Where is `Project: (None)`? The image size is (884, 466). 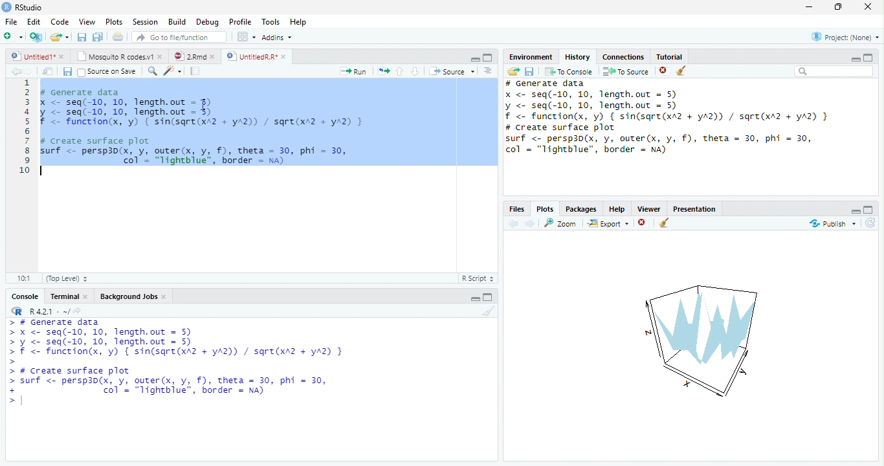 Project: (None) is located at coordinates (845, 37).